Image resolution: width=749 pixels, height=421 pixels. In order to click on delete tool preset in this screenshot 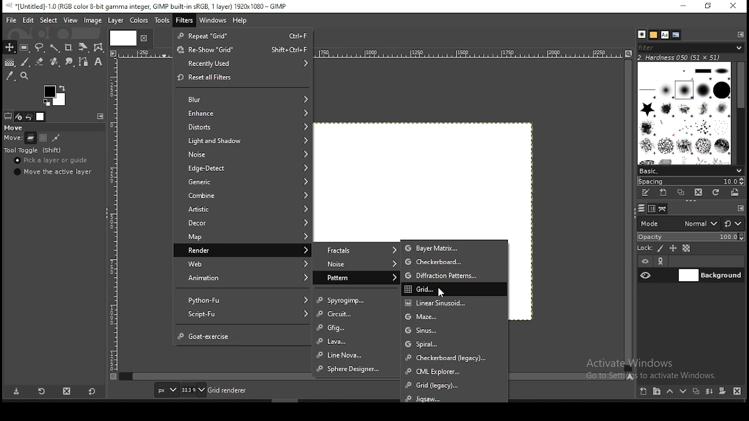, I will do `click(71, 392)`.